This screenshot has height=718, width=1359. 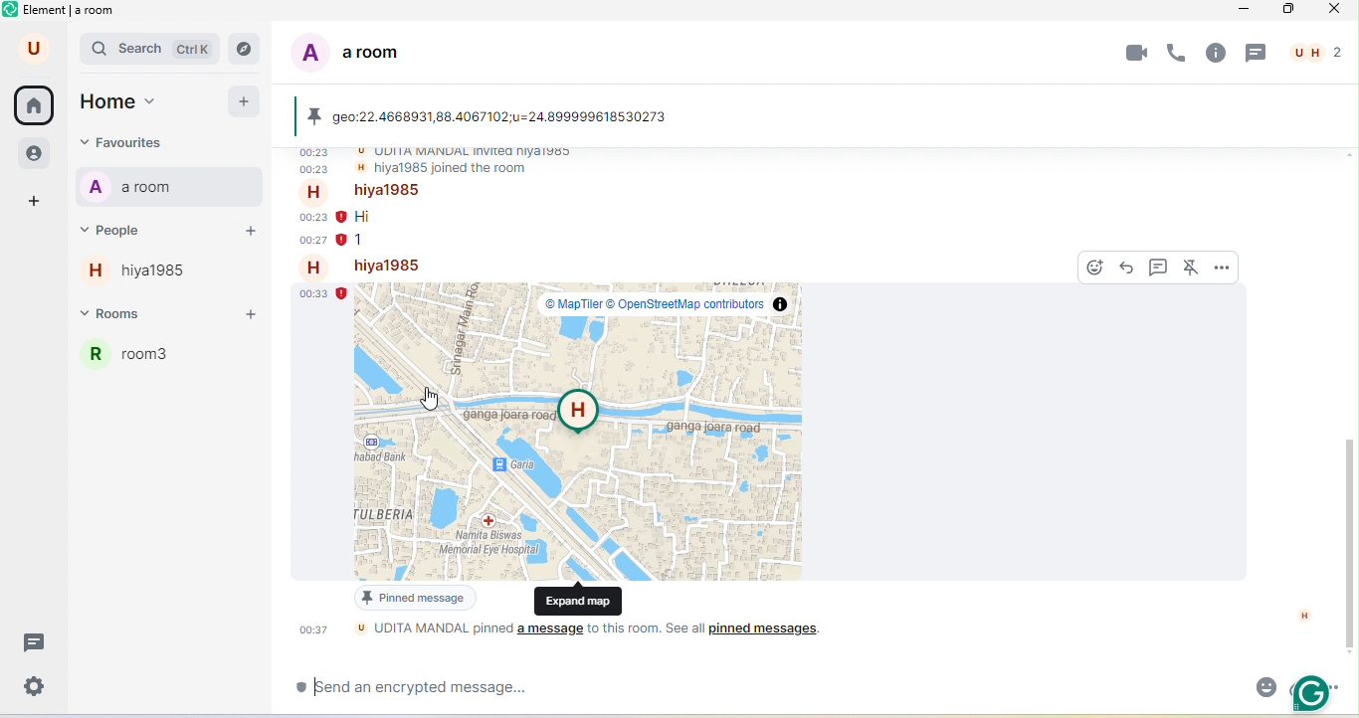 What do you see at coordinates (434, 401) in the screenshot?
I see `cursor` at bounding box center [434, 401].